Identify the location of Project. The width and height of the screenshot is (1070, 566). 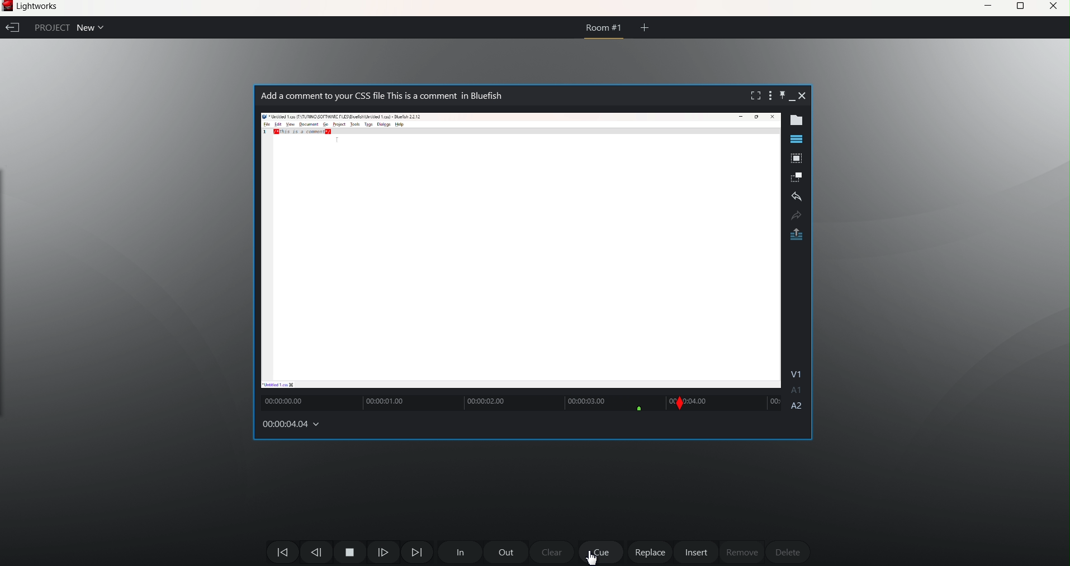
(48, 27).